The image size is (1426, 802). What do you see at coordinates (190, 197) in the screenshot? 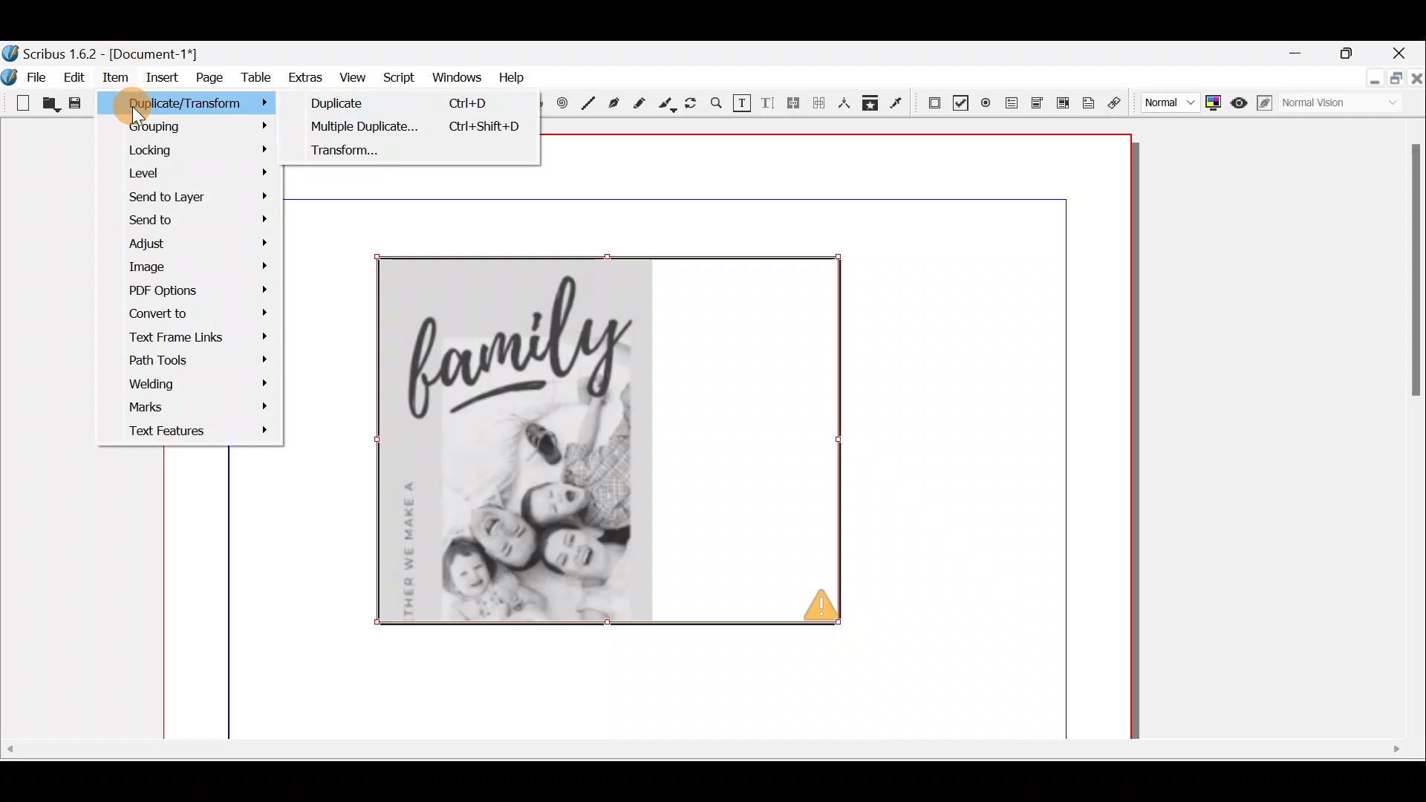
I see `Send to layer` at bounding box center [190, 197].